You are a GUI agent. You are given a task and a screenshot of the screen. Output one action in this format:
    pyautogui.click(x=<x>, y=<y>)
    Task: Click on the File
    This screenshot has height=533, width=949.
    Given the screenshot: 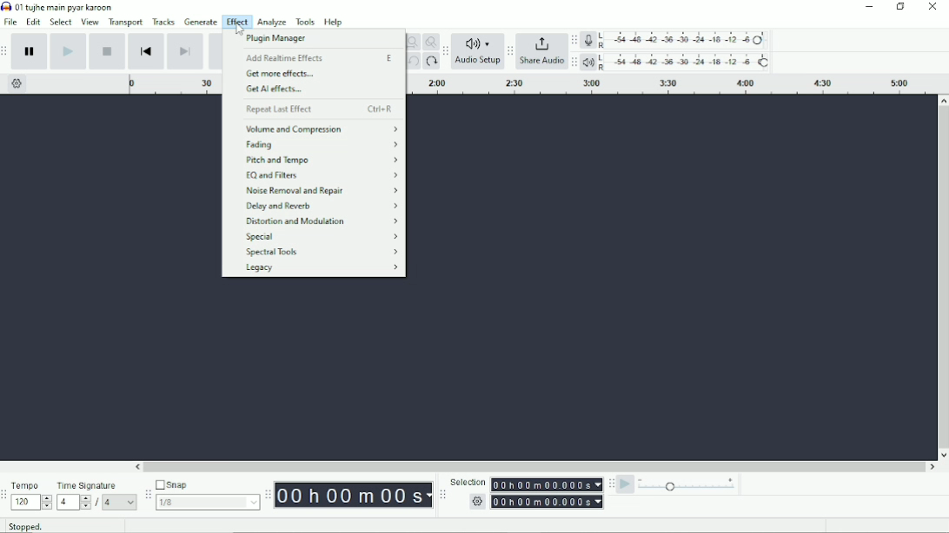 What is the action you would take?
    pyautogui.click(x=12, y=22)
    